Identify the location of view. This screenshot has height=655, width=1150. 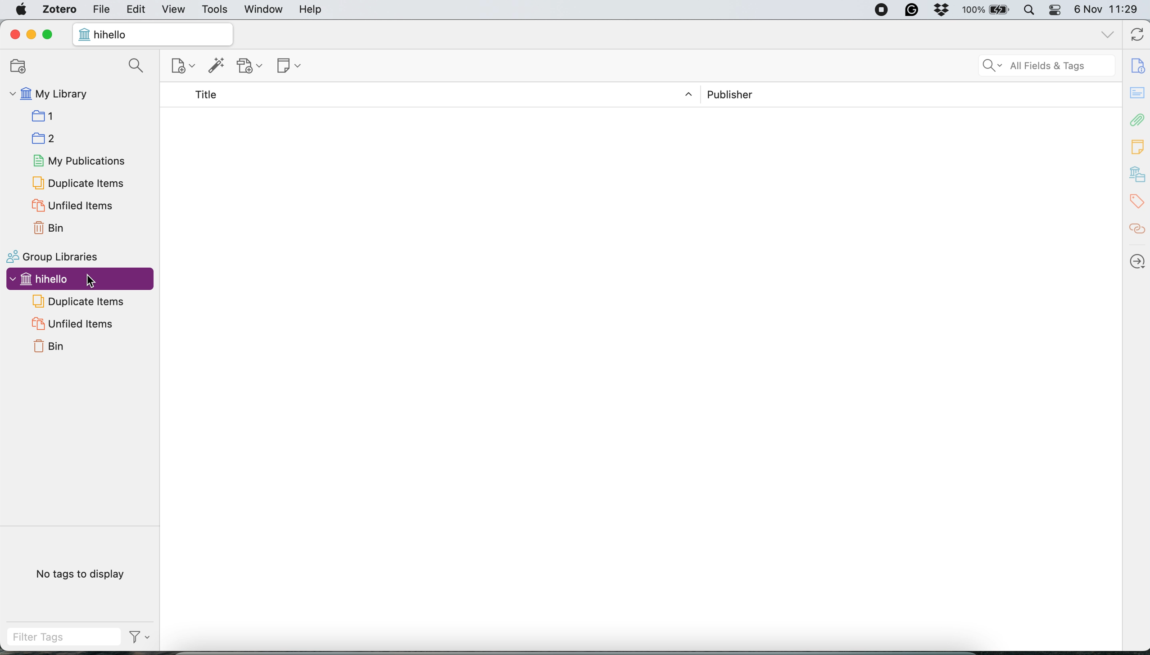
(175, 9).